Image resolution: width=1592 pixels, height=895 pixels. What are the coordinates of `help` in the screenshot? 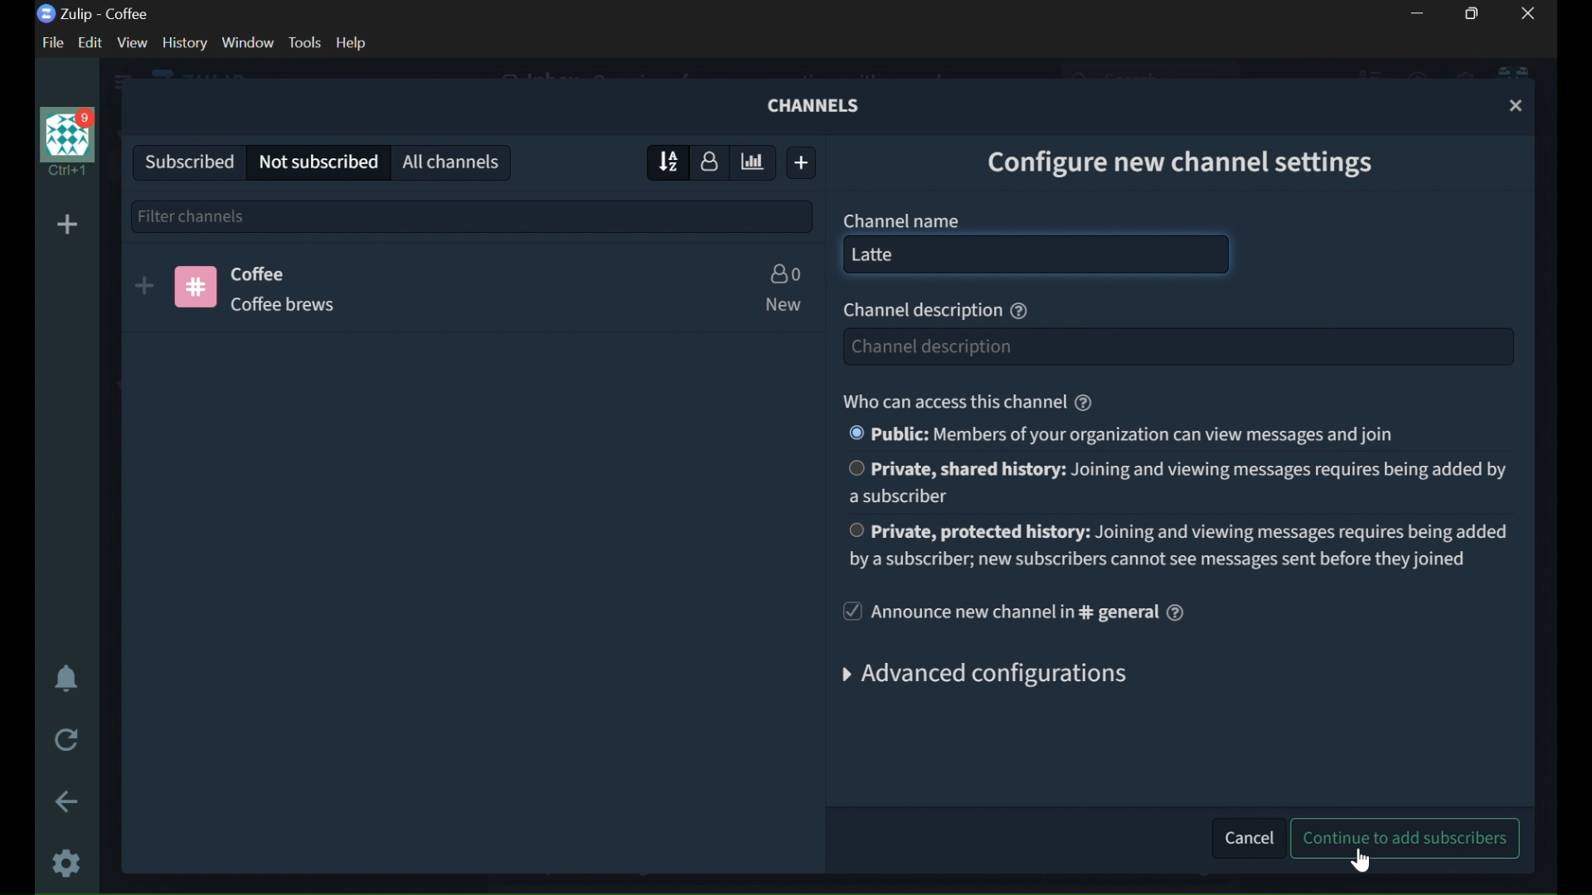 It's located at (1084, 403).